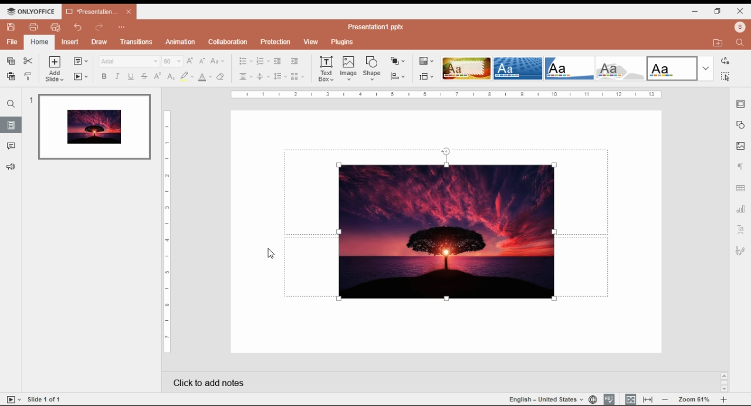 The height and width of the screenshot is (406, 751). What do you see at coordinates (222, 77) in the screenshot?
I see `erase` at bounding box center [222, 77].